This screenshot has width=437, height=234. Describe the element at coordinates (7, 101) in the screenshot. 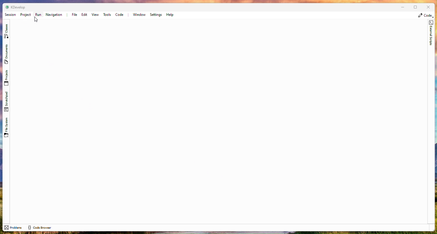

I see `Scratchpad` at that location.